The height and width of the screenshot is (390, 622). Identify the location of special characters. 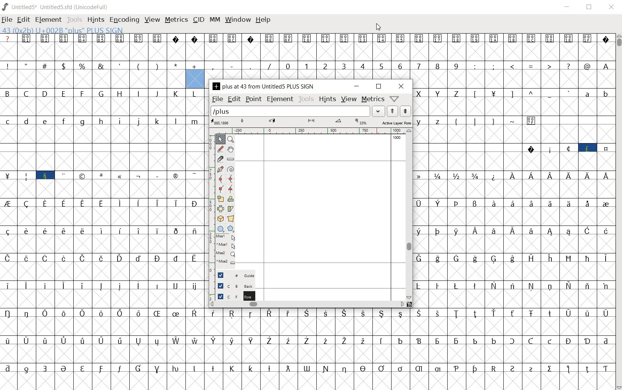
(92, 75).